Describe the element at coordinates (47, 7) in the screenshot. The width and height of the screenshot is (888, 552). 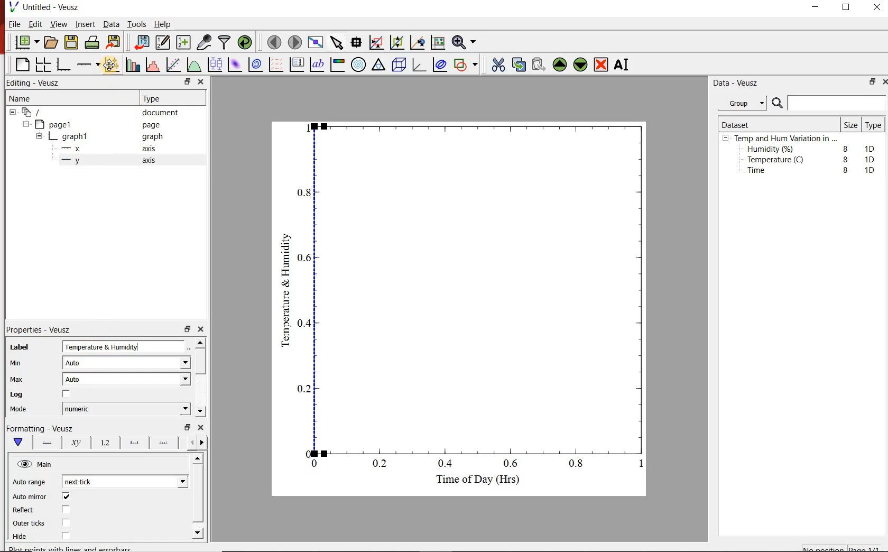
I see `Untitled - Veusz` at that location.